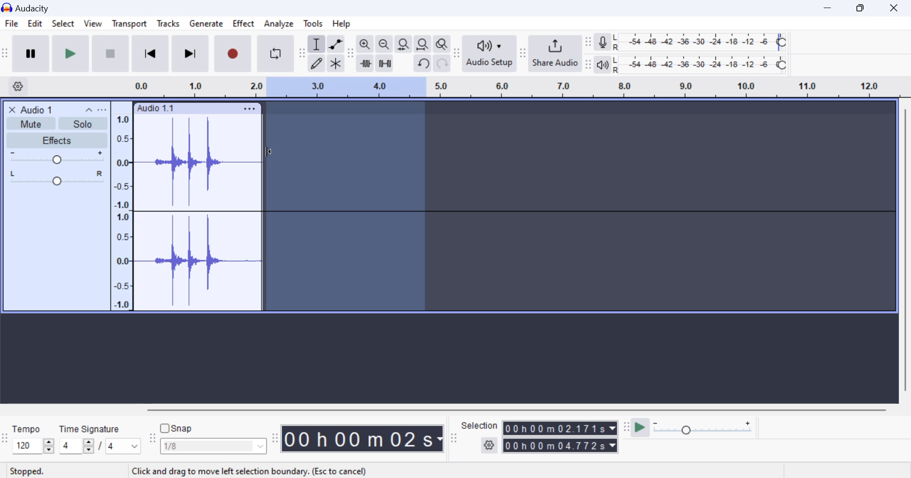  I want to click on zoom out, so click(384, 45).